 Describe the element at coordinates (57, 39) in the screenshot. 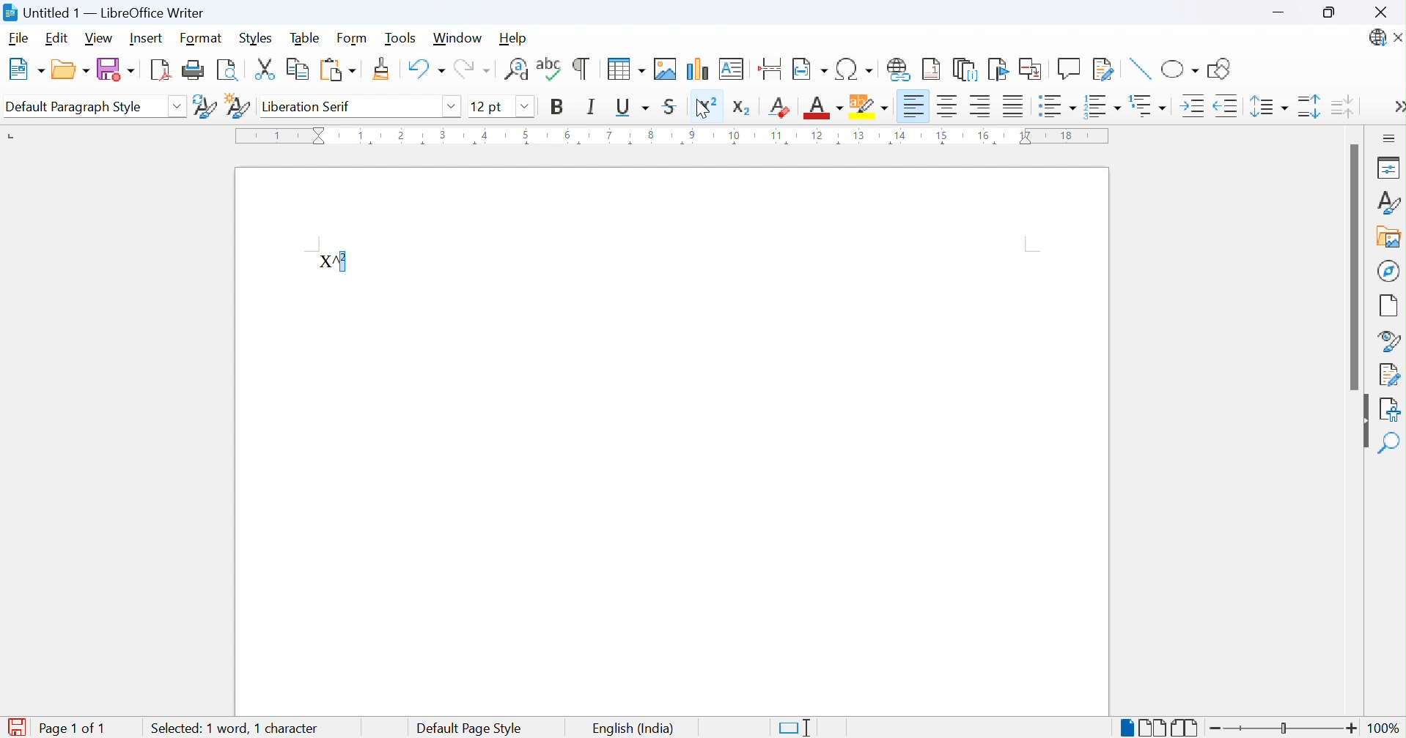

I see `Edit` at that location.